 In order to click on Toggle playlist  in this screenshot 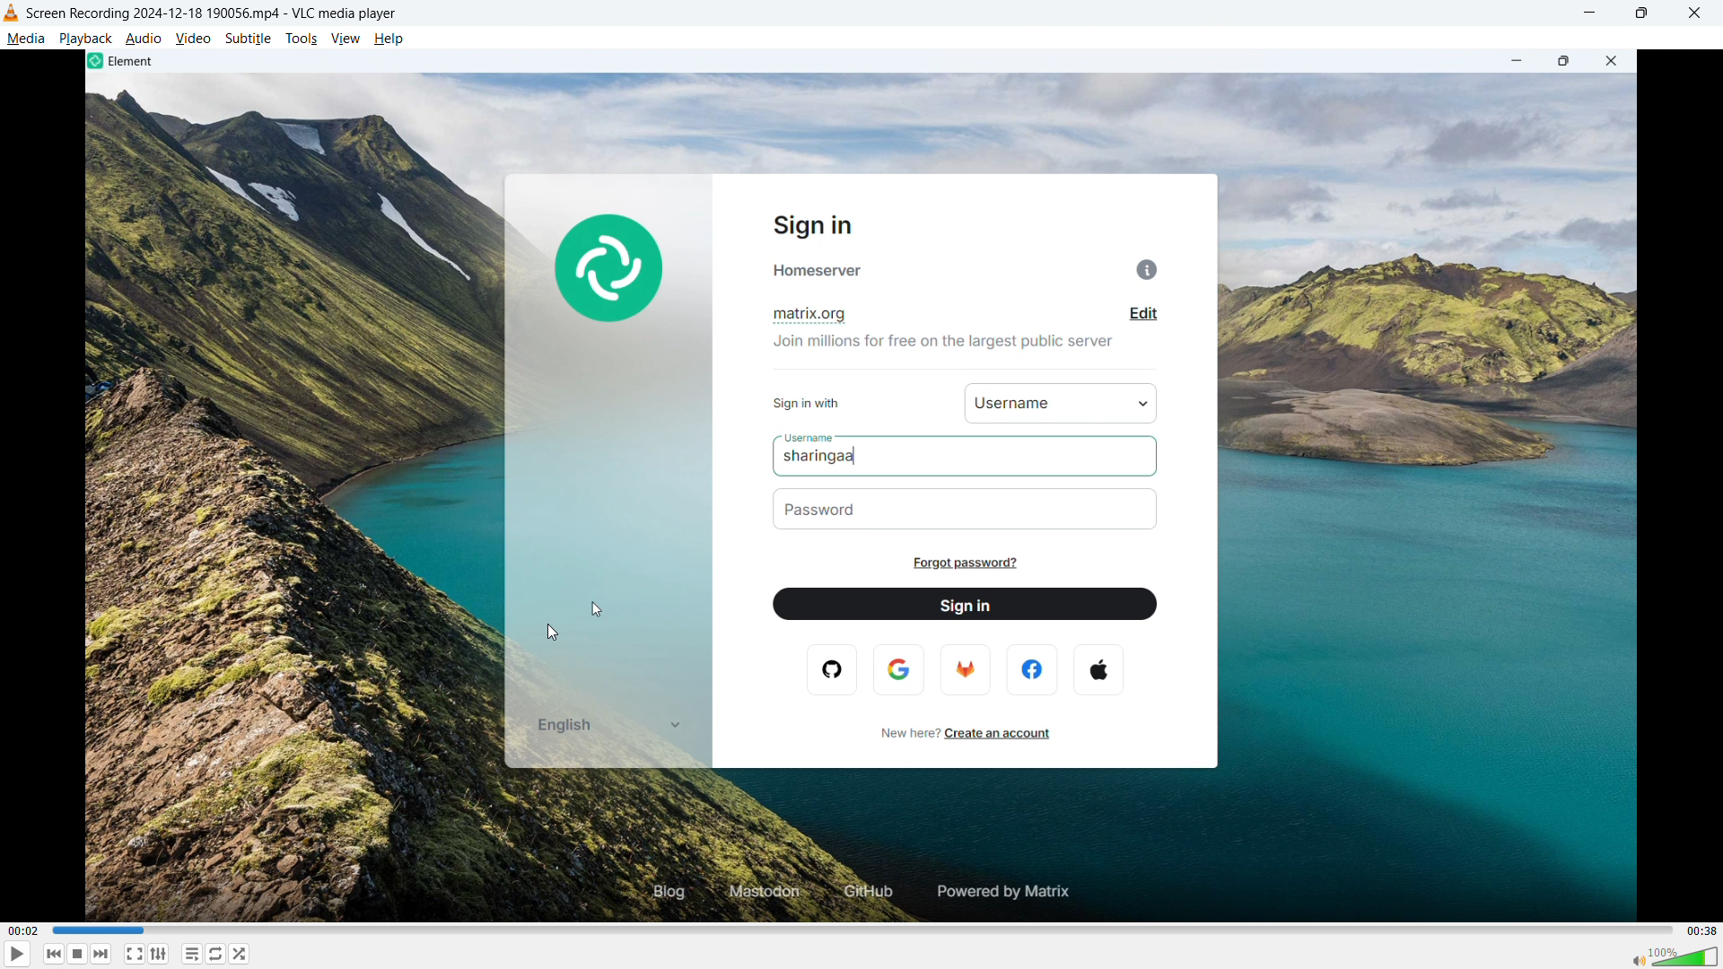, I will do `click(192, 954)`.